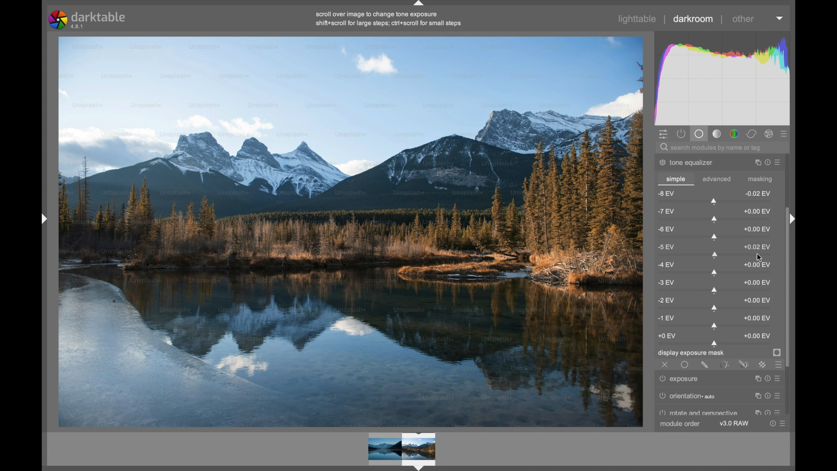 The height and width of the screenshot is (471, 837). I want to click on instance, so click(755, 162).